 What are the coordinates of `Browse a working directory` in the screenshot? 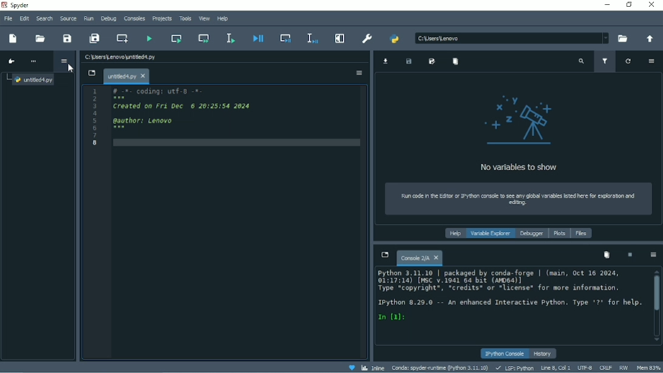 It's located at (624, 38).